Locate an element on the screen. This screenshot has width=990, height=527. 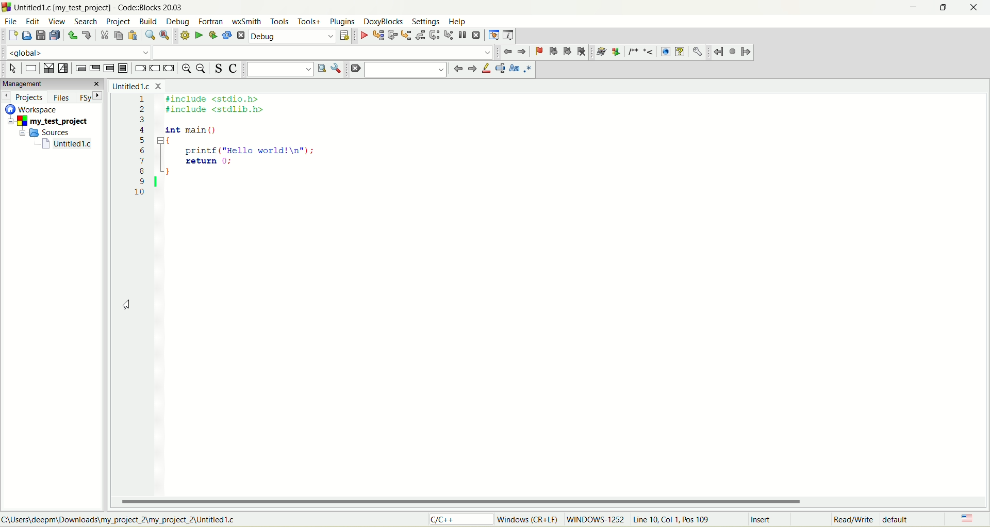
files is located at coordinates (62, 96).